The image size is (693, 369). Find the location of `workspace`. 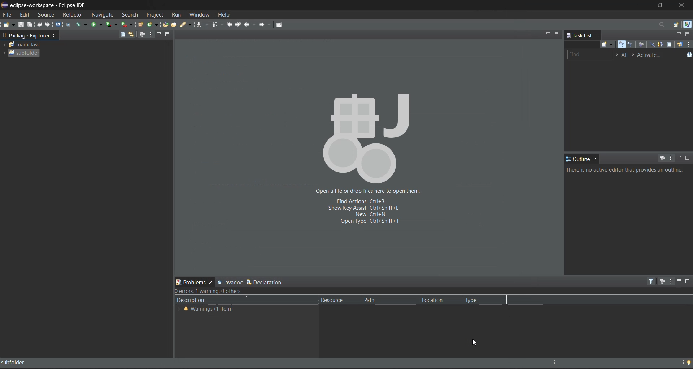

workspace is located at coordinates (26, 35).